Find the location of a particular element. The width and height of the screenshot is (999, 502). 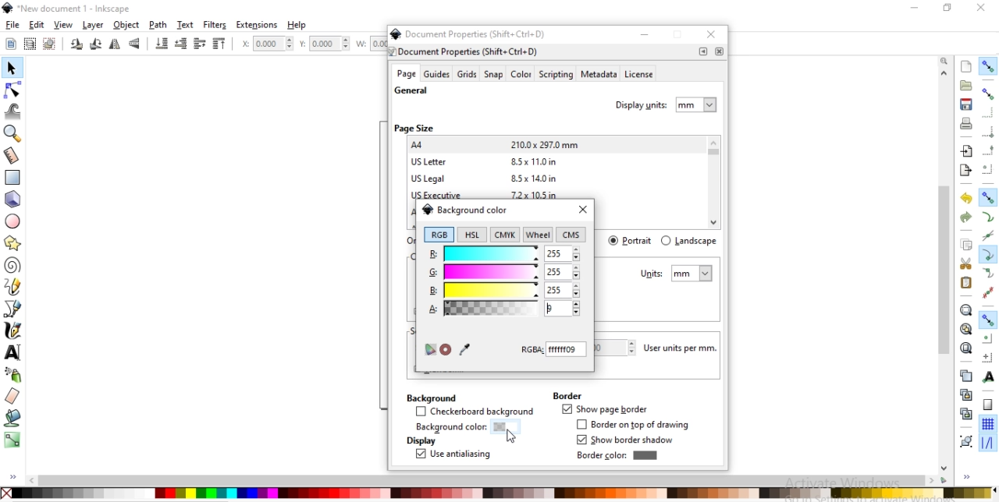

snap centers of objects is located at coordinates (987, 338).